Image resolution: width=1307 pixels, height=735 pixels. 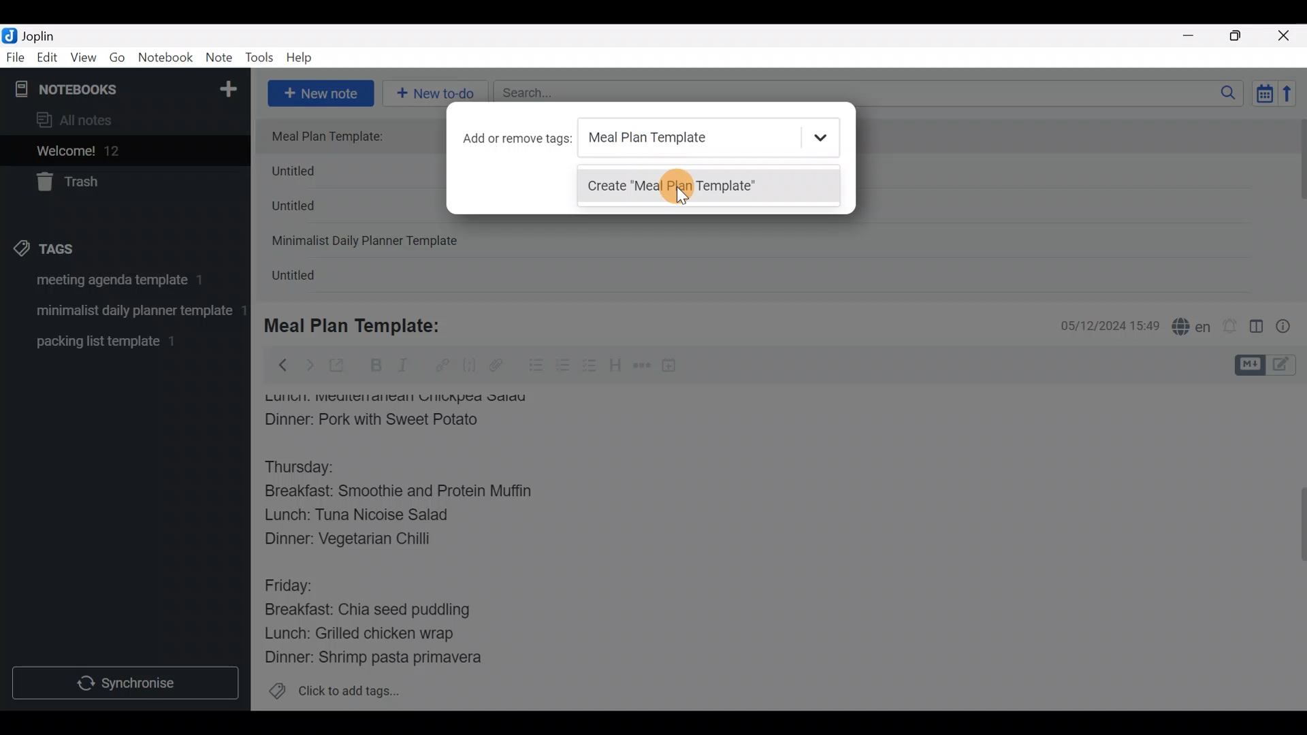 I want to click on Close, so click(x=1286, y=37).